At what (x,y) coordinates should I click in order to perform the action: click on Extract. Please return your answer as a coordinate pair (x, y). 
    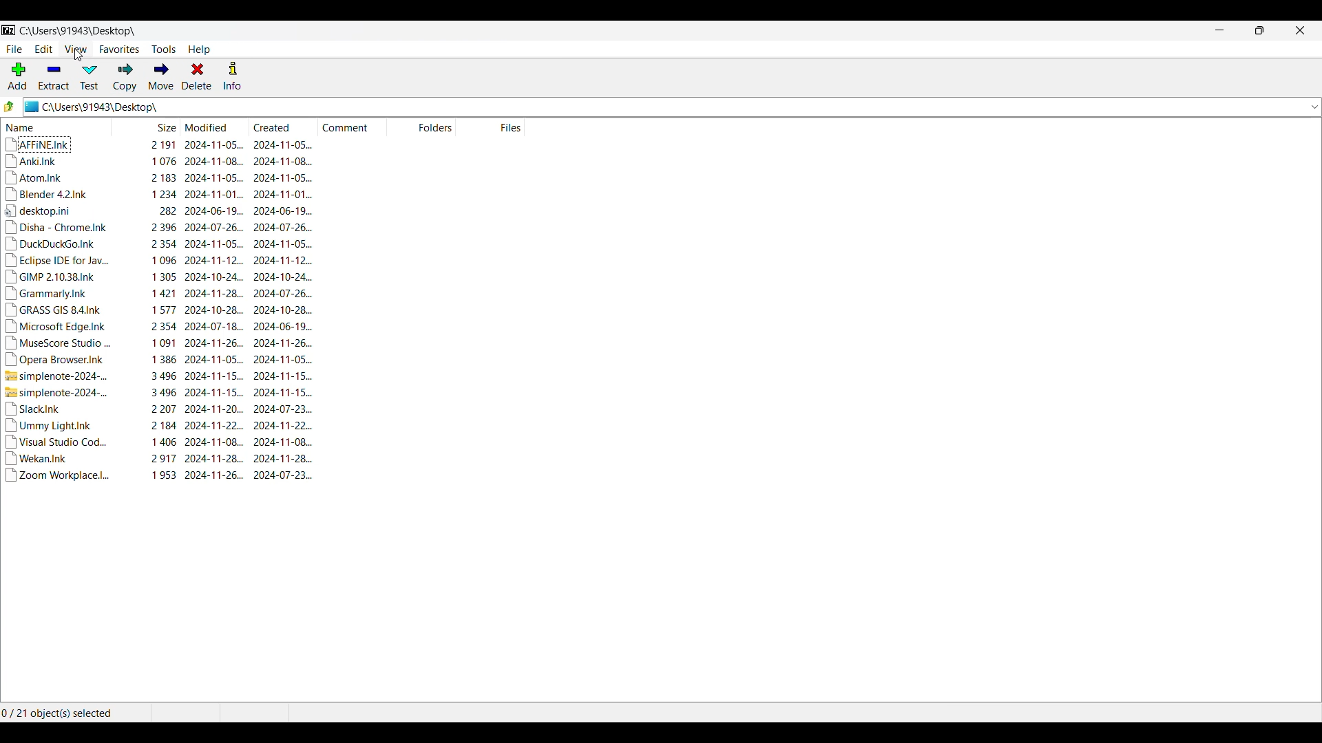
    Looking at the image, I should click on (54, 76).